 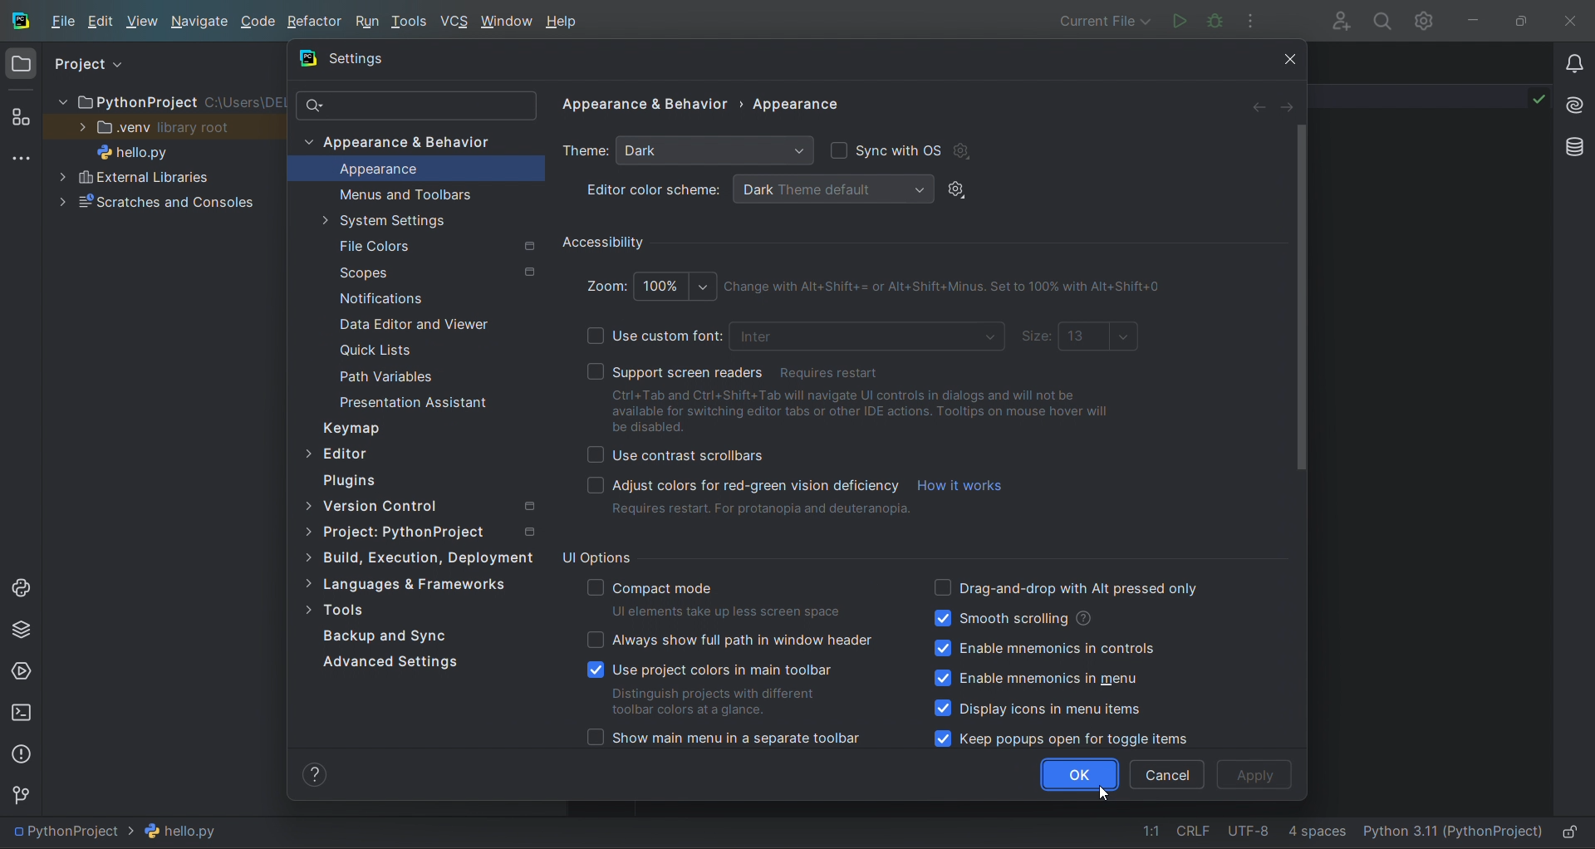 What do you see at coordinates (145, 176) in the screenshot?
I see `External Libaries` at bounding box center [145, 176].